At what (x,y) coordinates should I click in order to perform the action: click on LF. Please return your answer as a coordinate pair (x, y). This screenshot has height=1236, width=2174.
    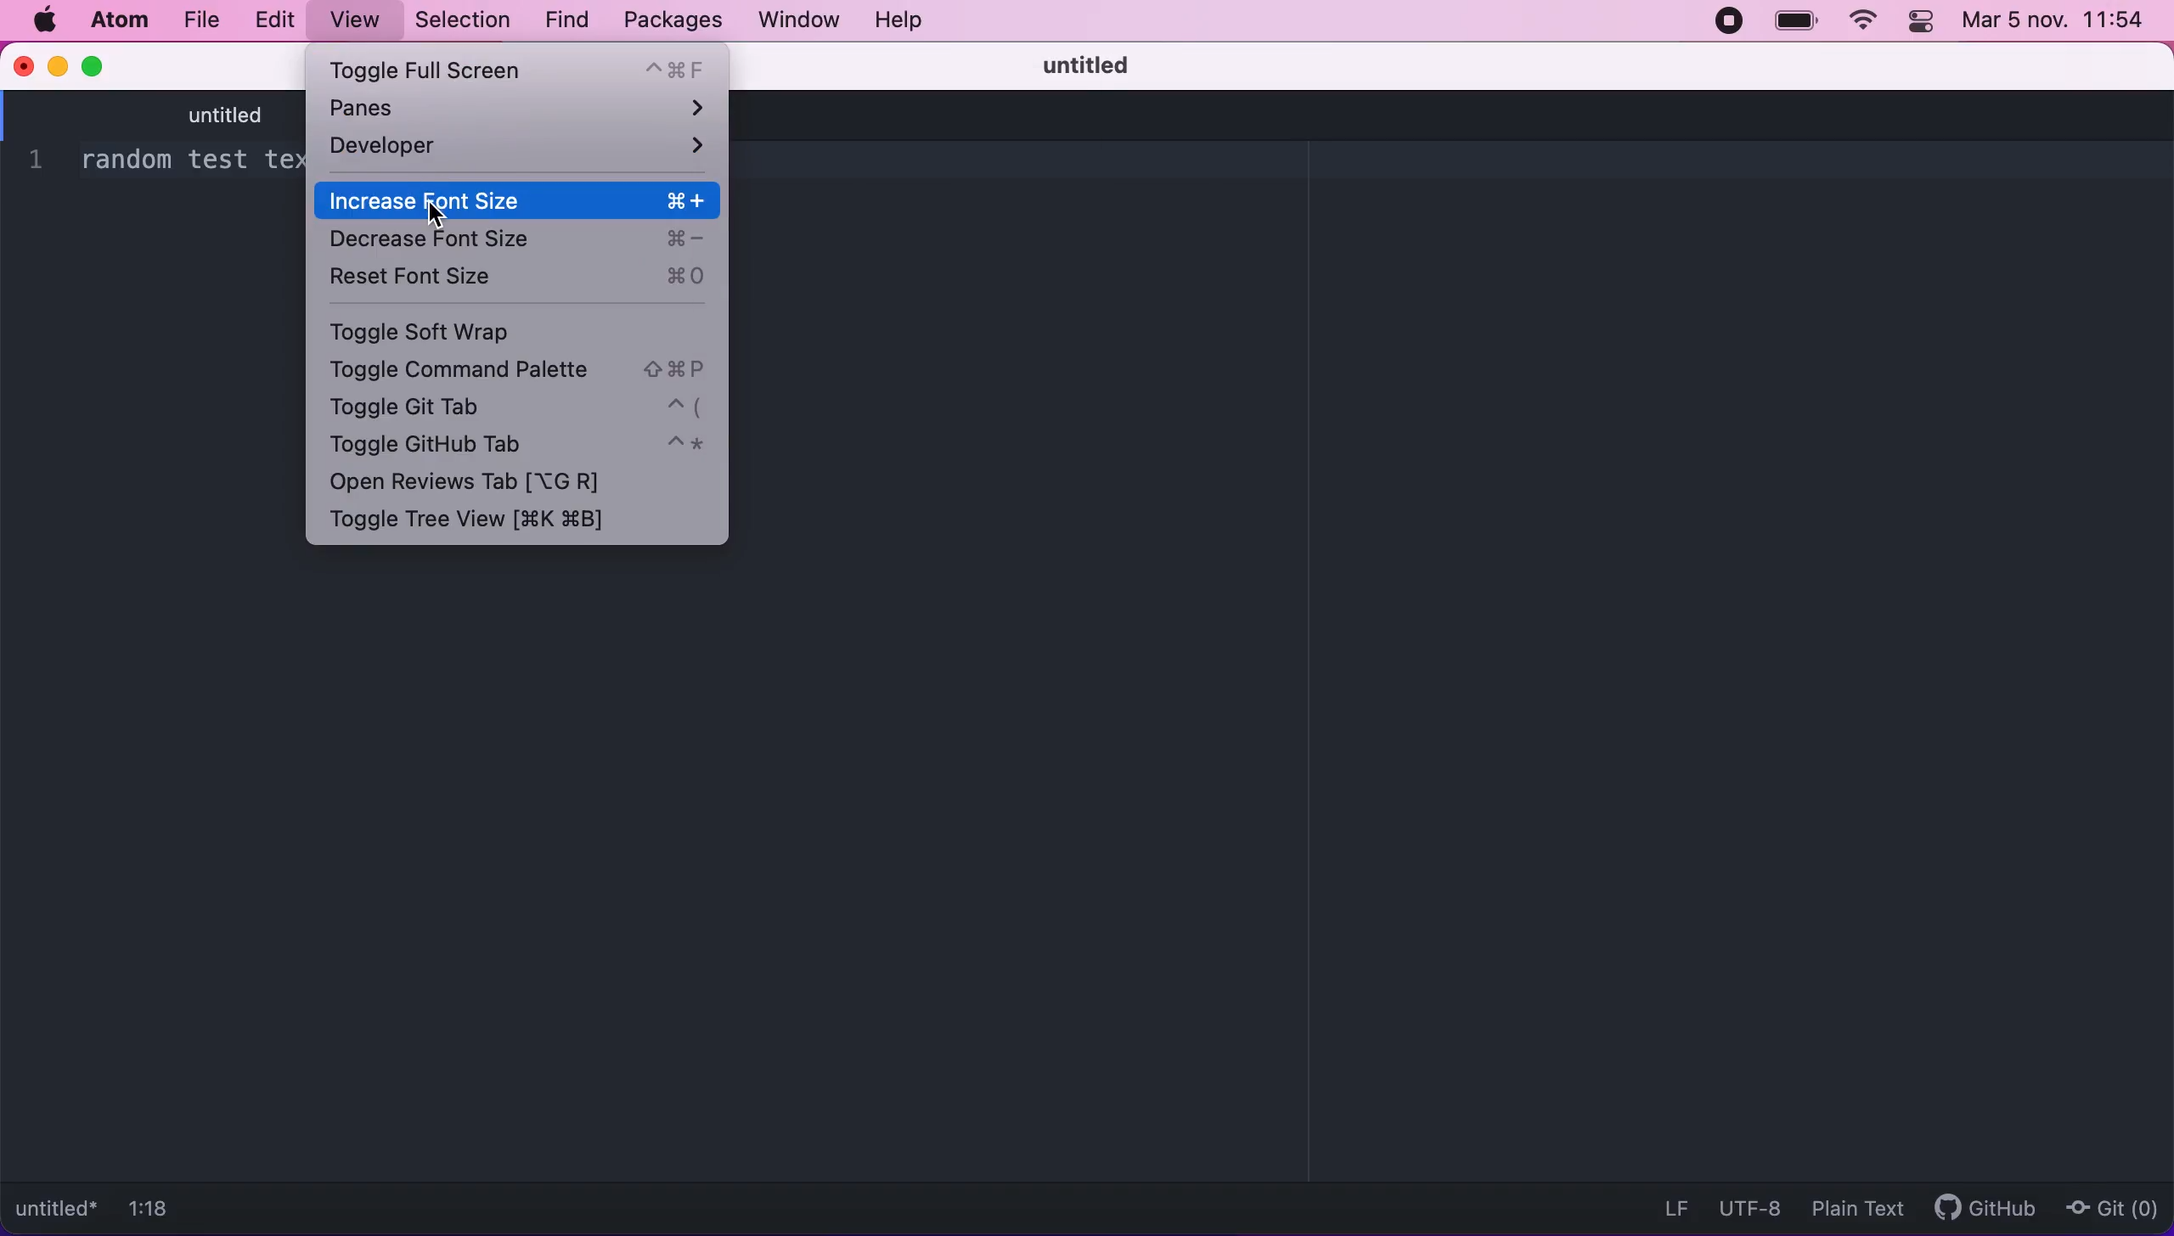
    Looking at the image, I should click on (1670, 1205).